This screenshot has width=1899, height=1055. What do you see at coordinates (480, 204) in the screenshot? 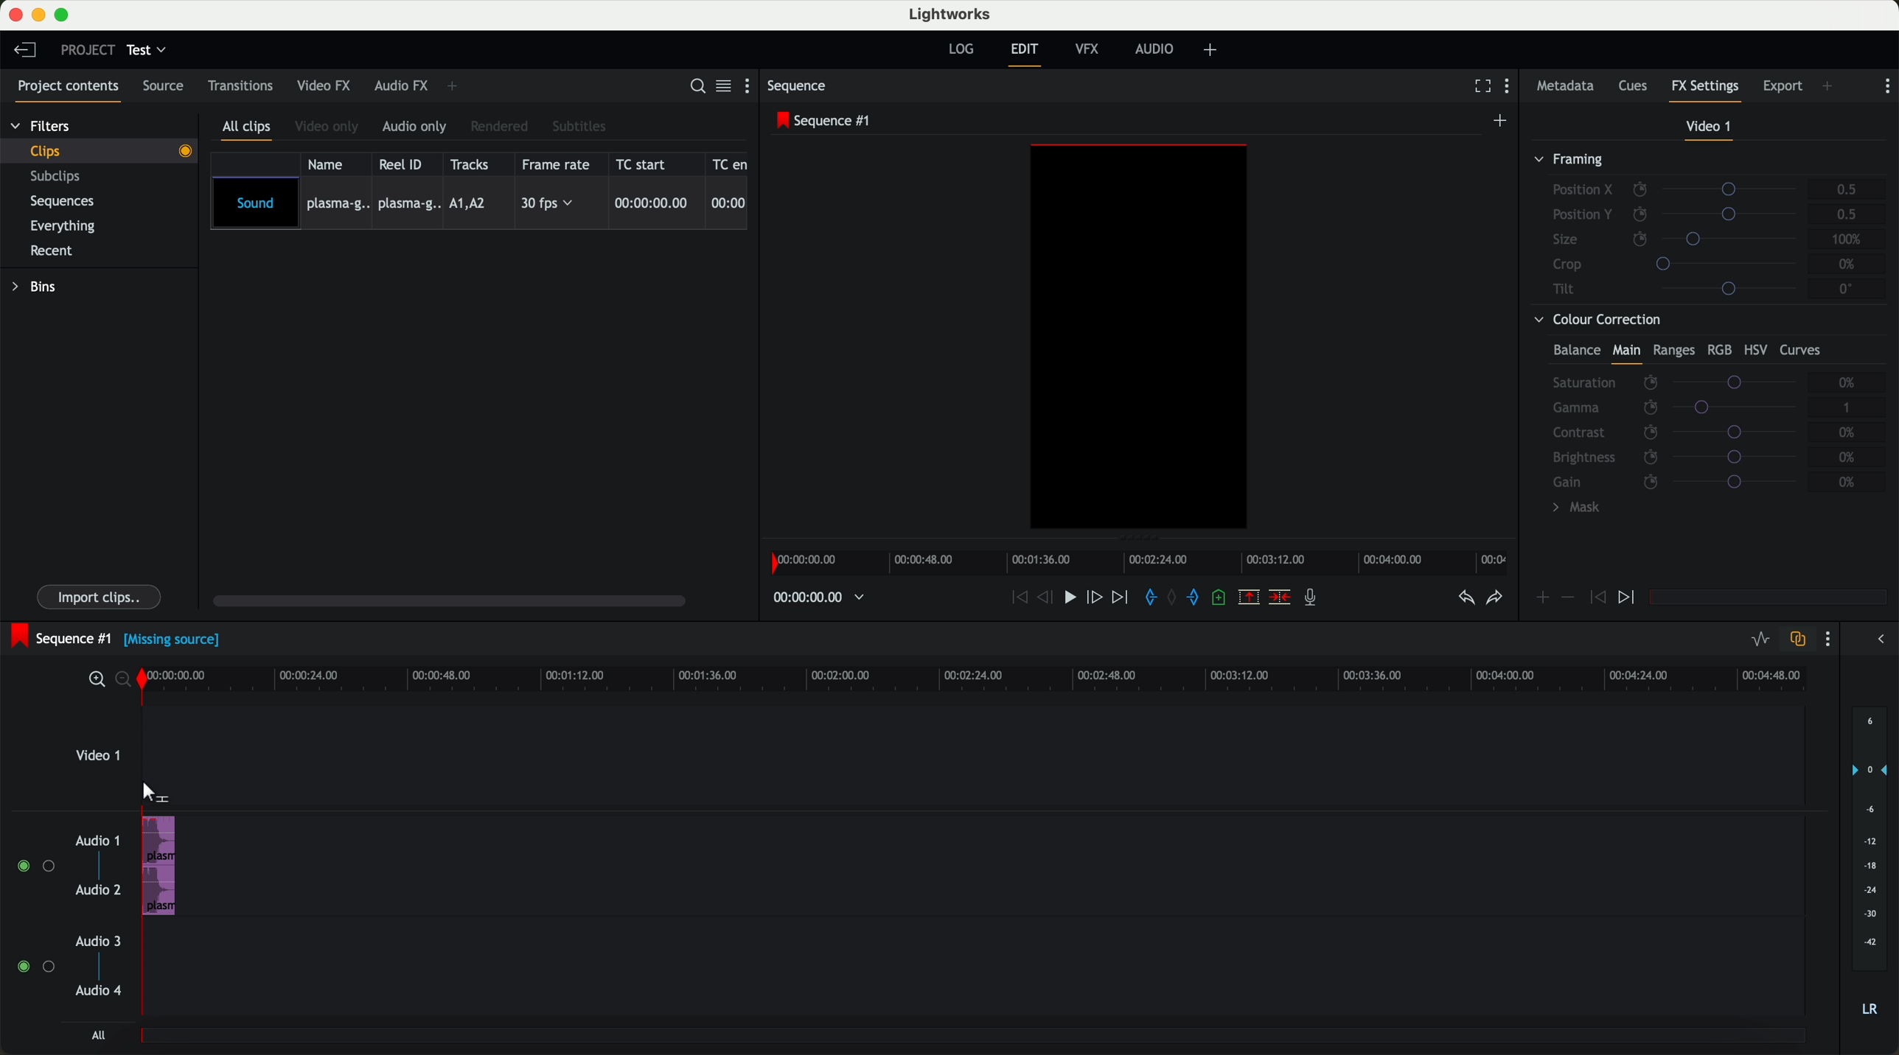
I see `imported sound` at bounding box center [480, 204].